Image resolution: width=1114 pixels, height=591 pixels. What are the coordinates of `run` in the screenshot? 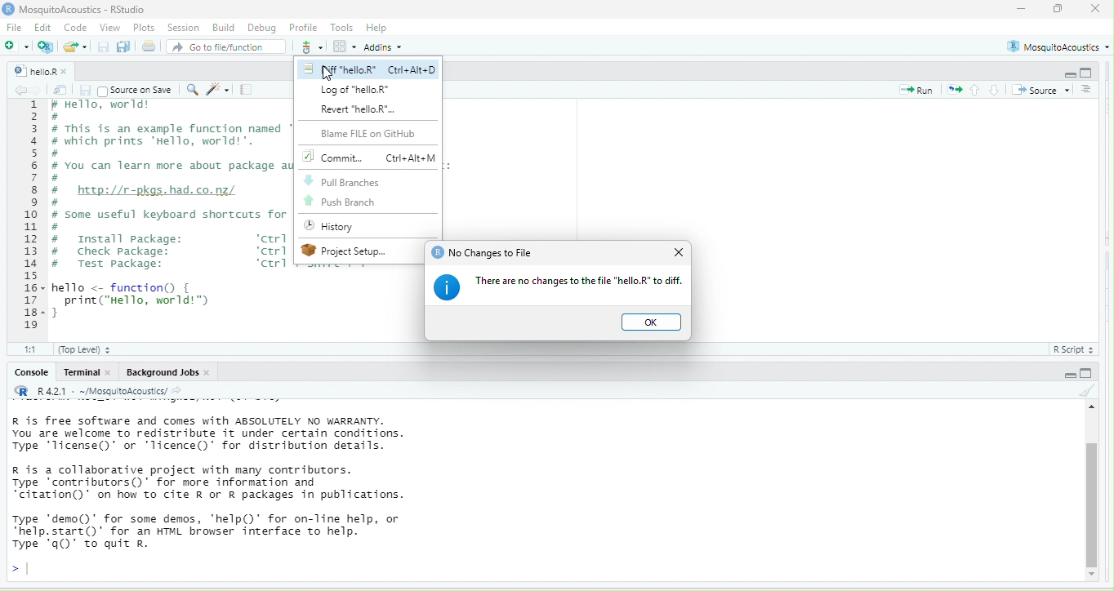 It's located at (919, 89).